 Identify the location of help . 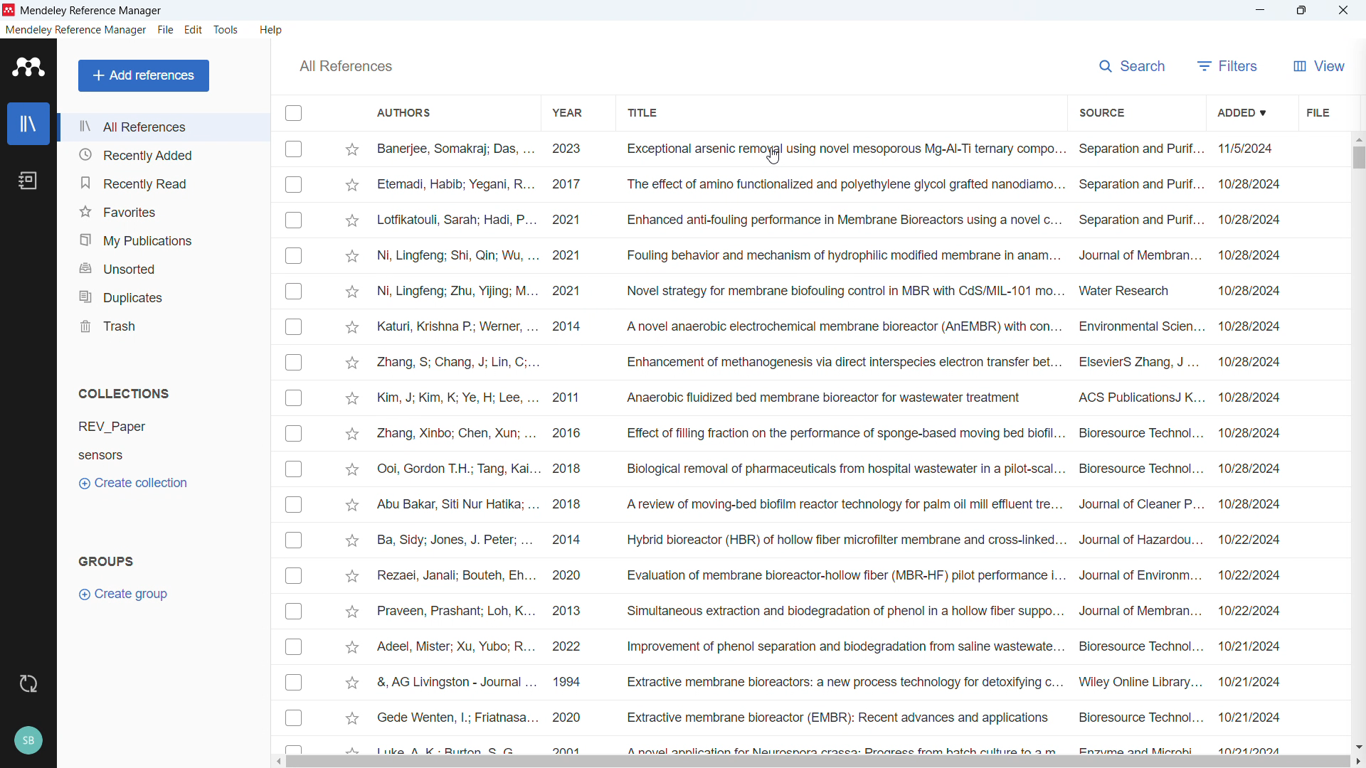
(273, 30).